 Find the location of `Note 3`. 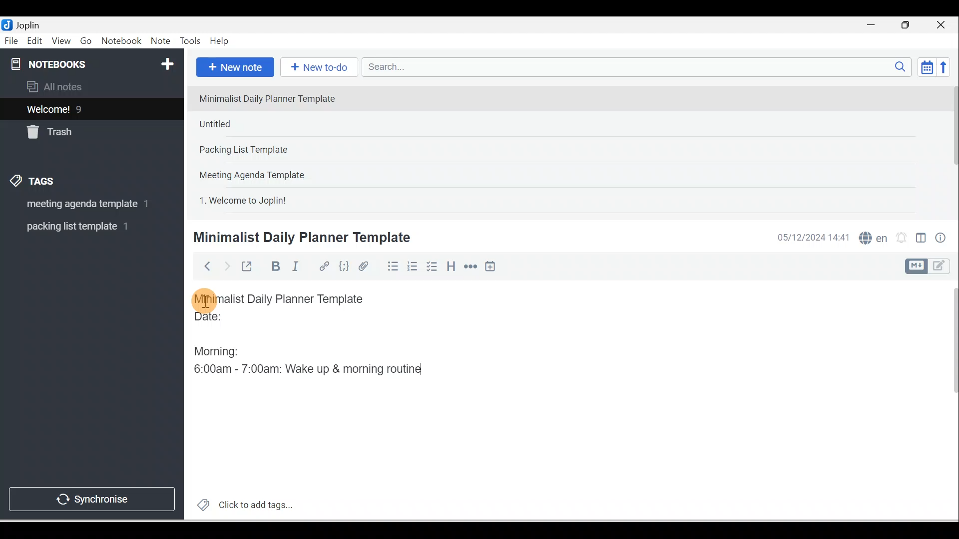

Note 3 is located at coordinates (275, 150).